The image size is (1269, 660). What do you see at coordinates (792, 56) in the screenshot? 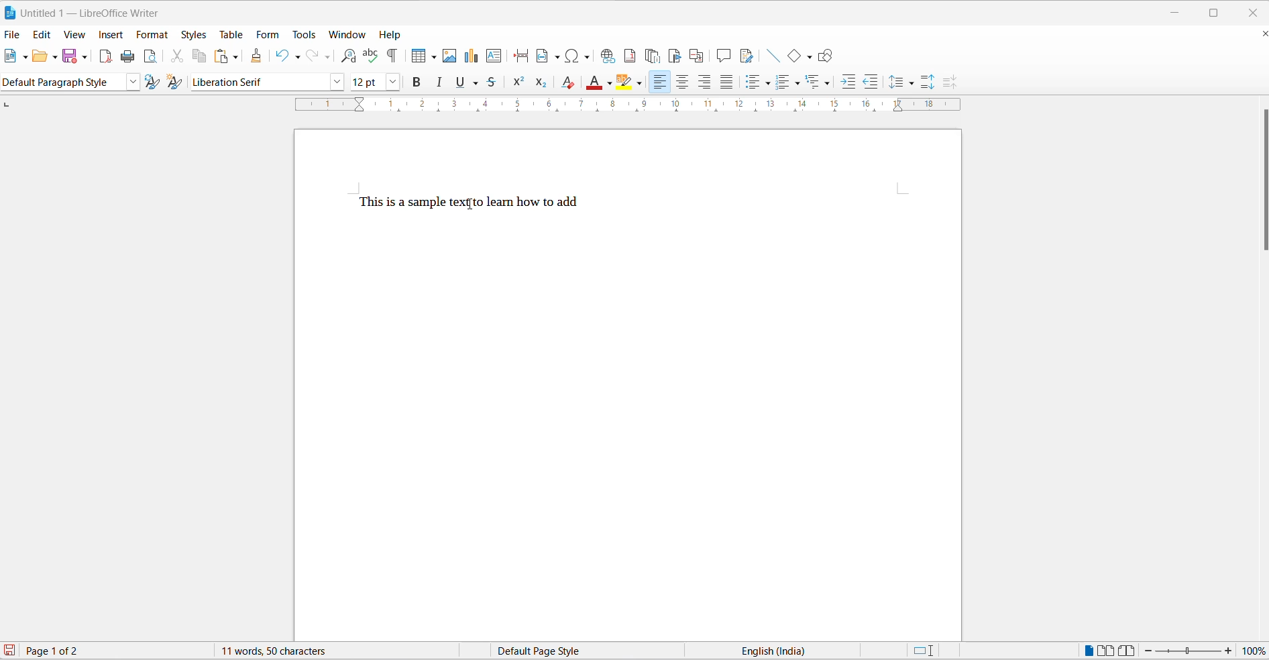
I see `basic shapes` at bounding box center [792, 56].